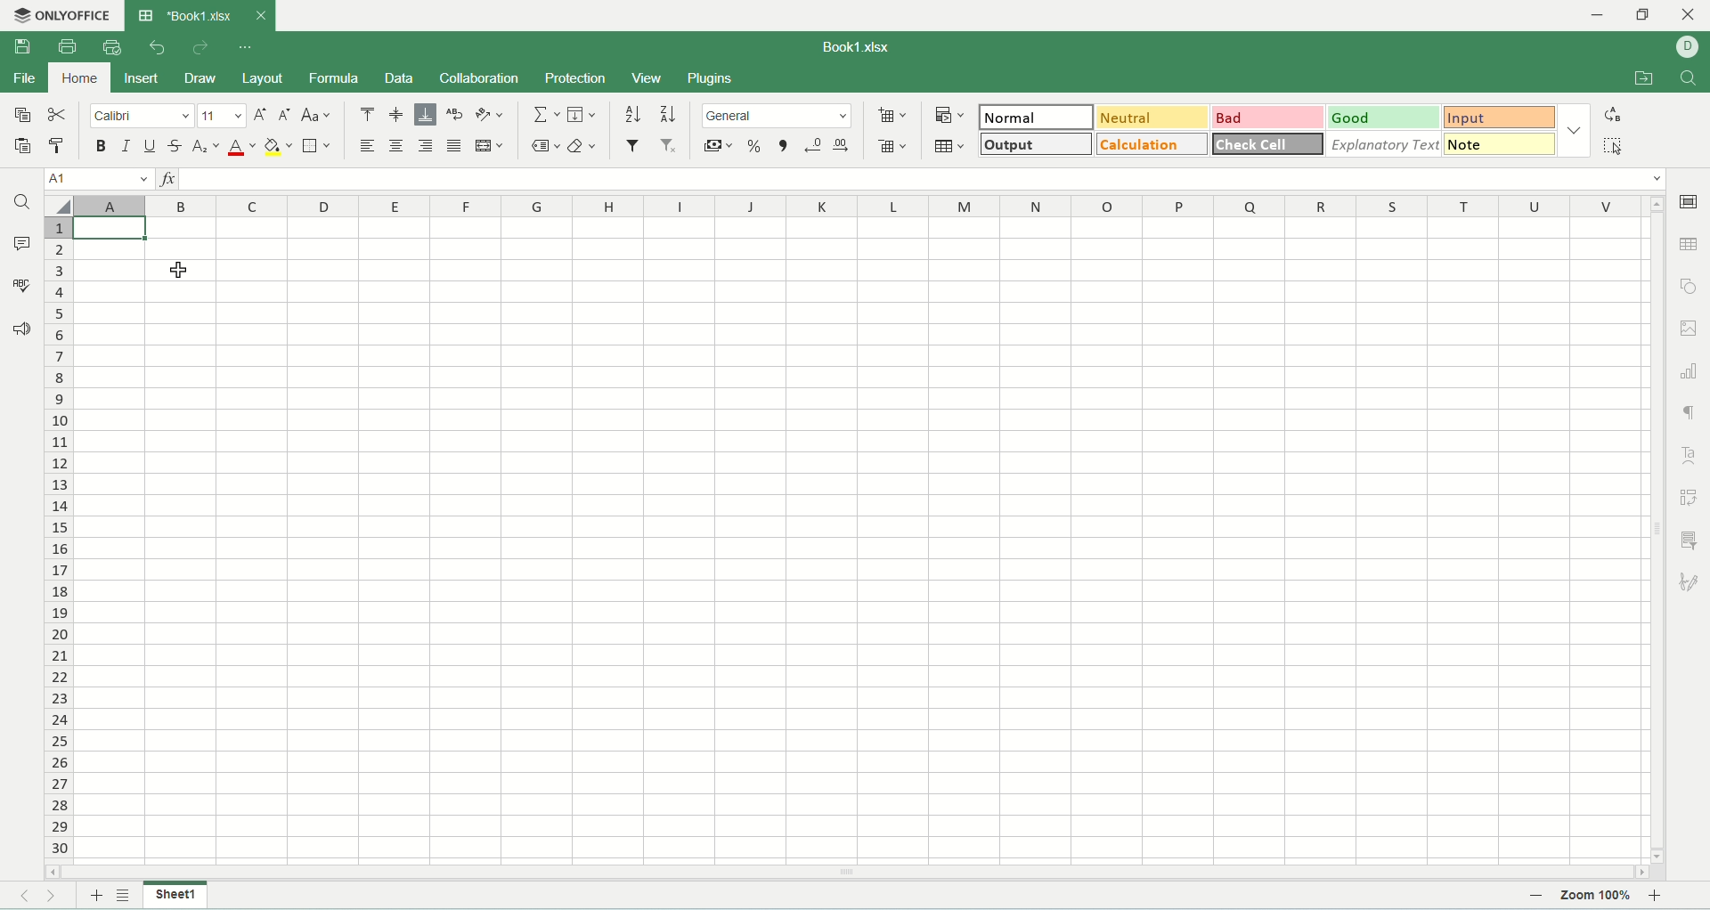 The width and height of the screenshot is (1710, 910). I want to click on pivot table settings, so click(1690, 497).